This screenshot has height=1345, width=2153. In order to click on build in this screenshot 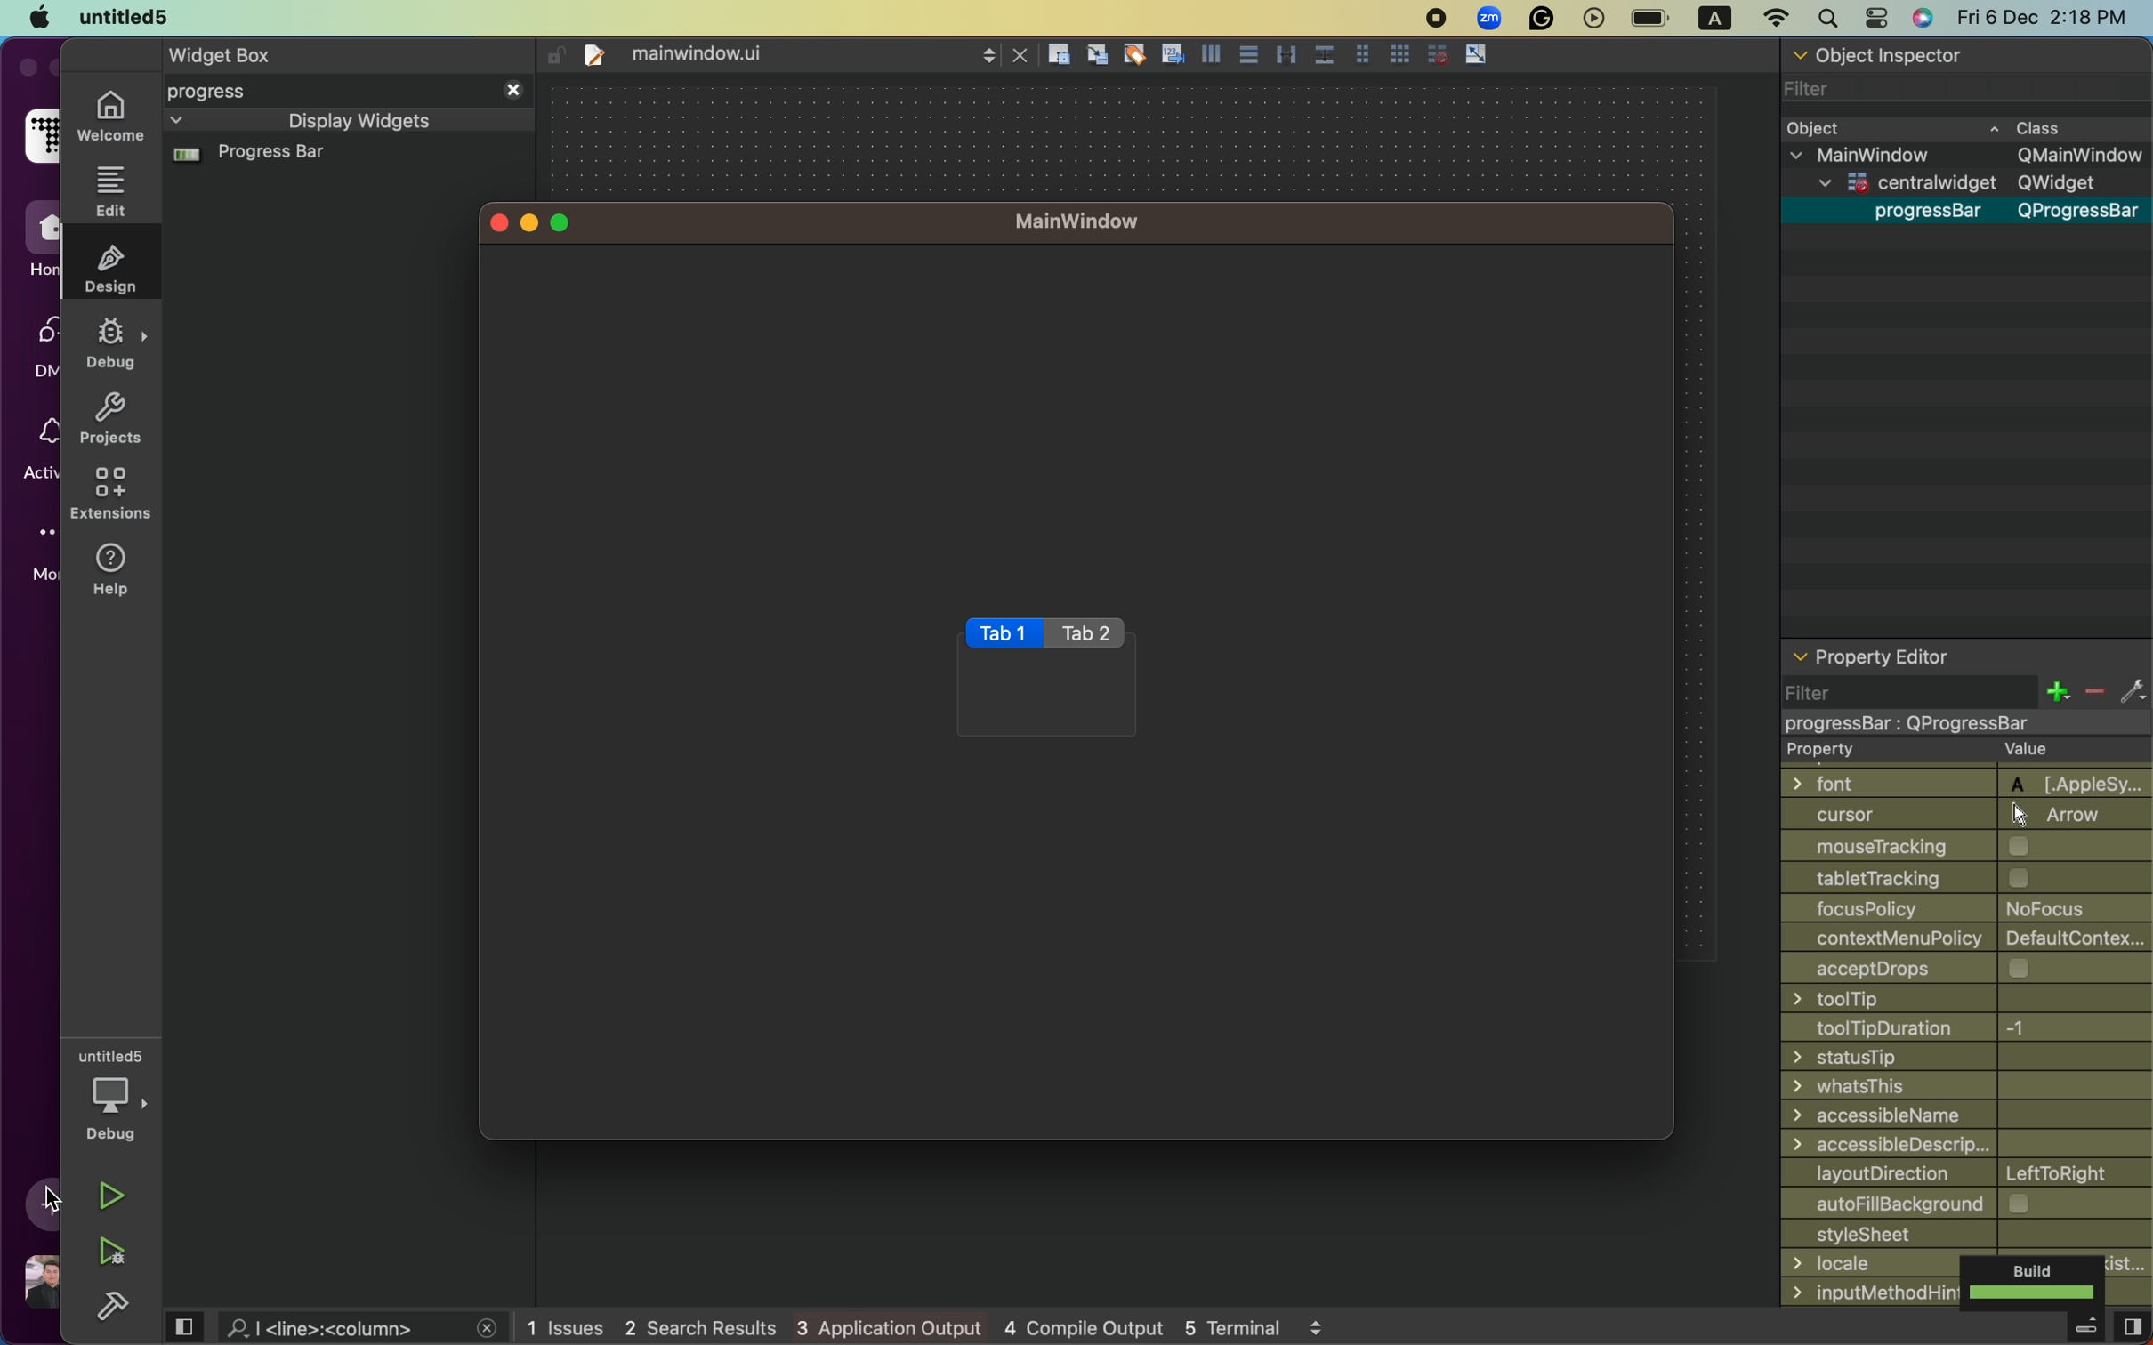, I will do `click(112, 1307)`.